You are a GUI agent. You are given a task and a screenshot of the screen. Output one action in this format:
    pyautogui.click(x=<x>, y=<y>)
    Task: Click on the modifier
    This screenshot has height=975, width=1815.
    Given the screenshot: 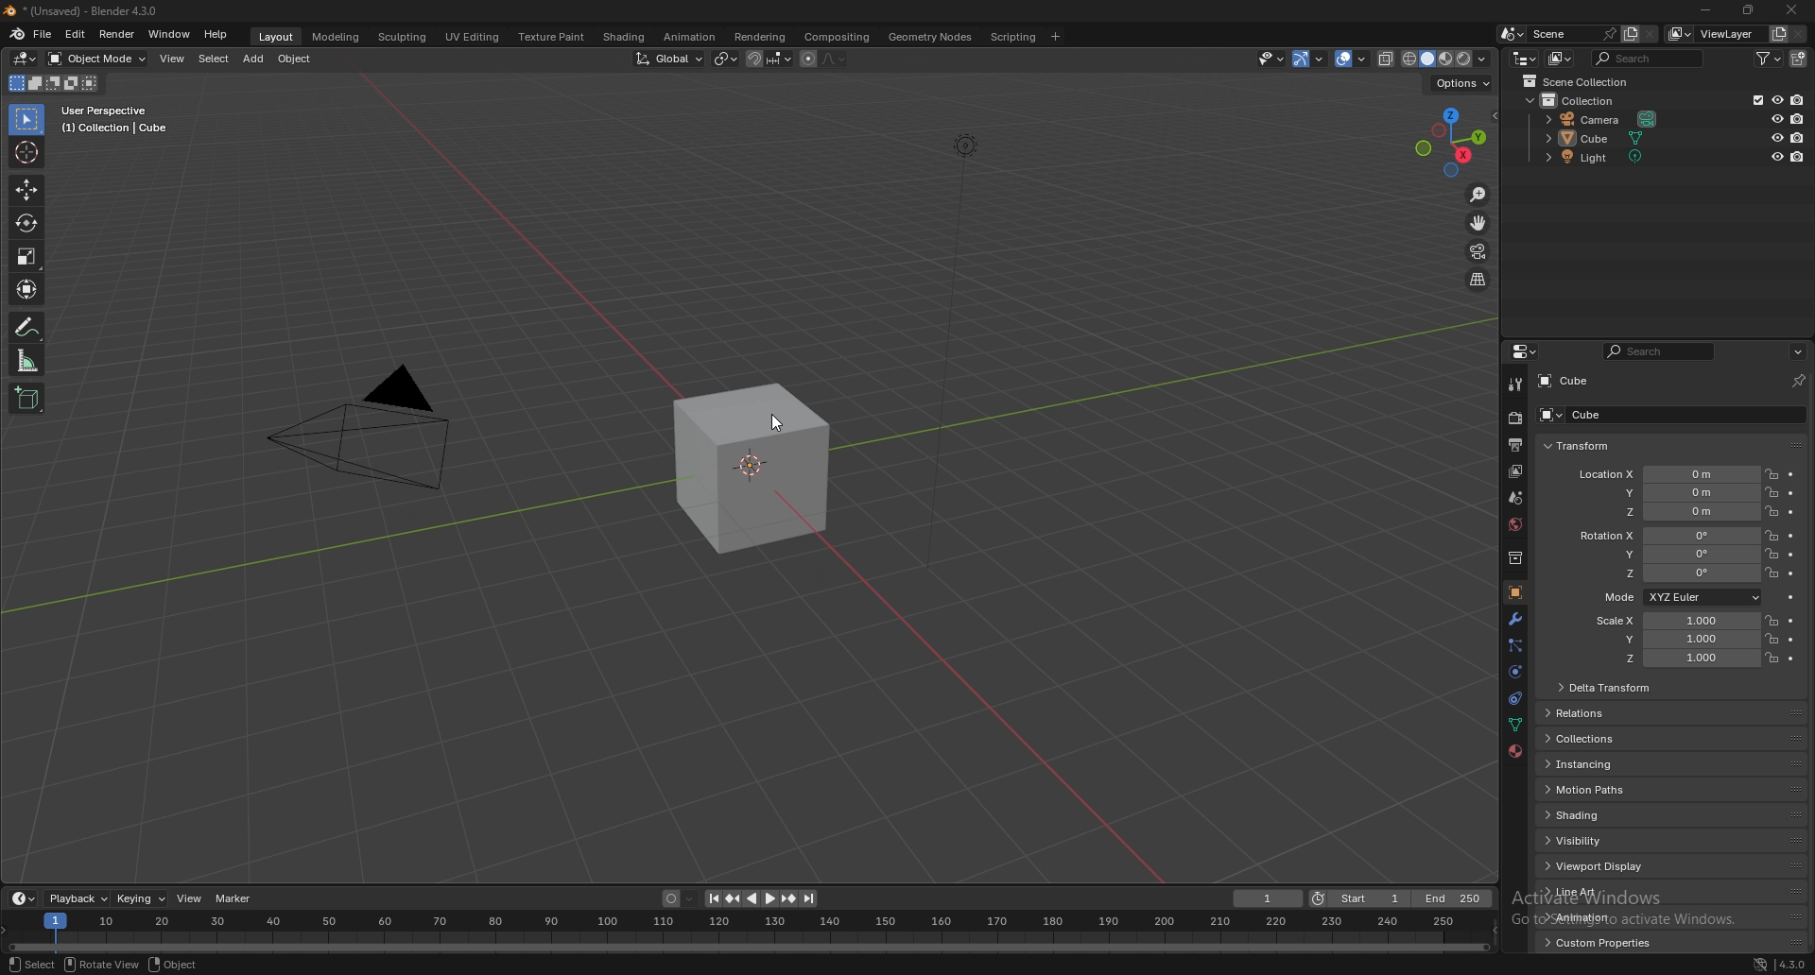 What is the action you would take?
    pyautogui.click(x=1516, y=619)
    